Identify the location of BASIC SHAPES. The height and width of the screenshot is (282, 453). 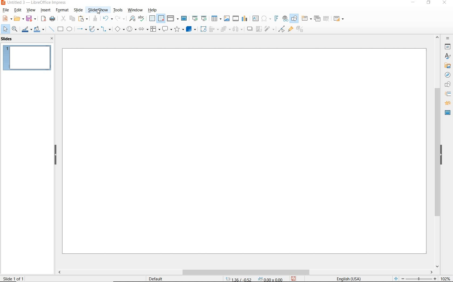
(119, 29).